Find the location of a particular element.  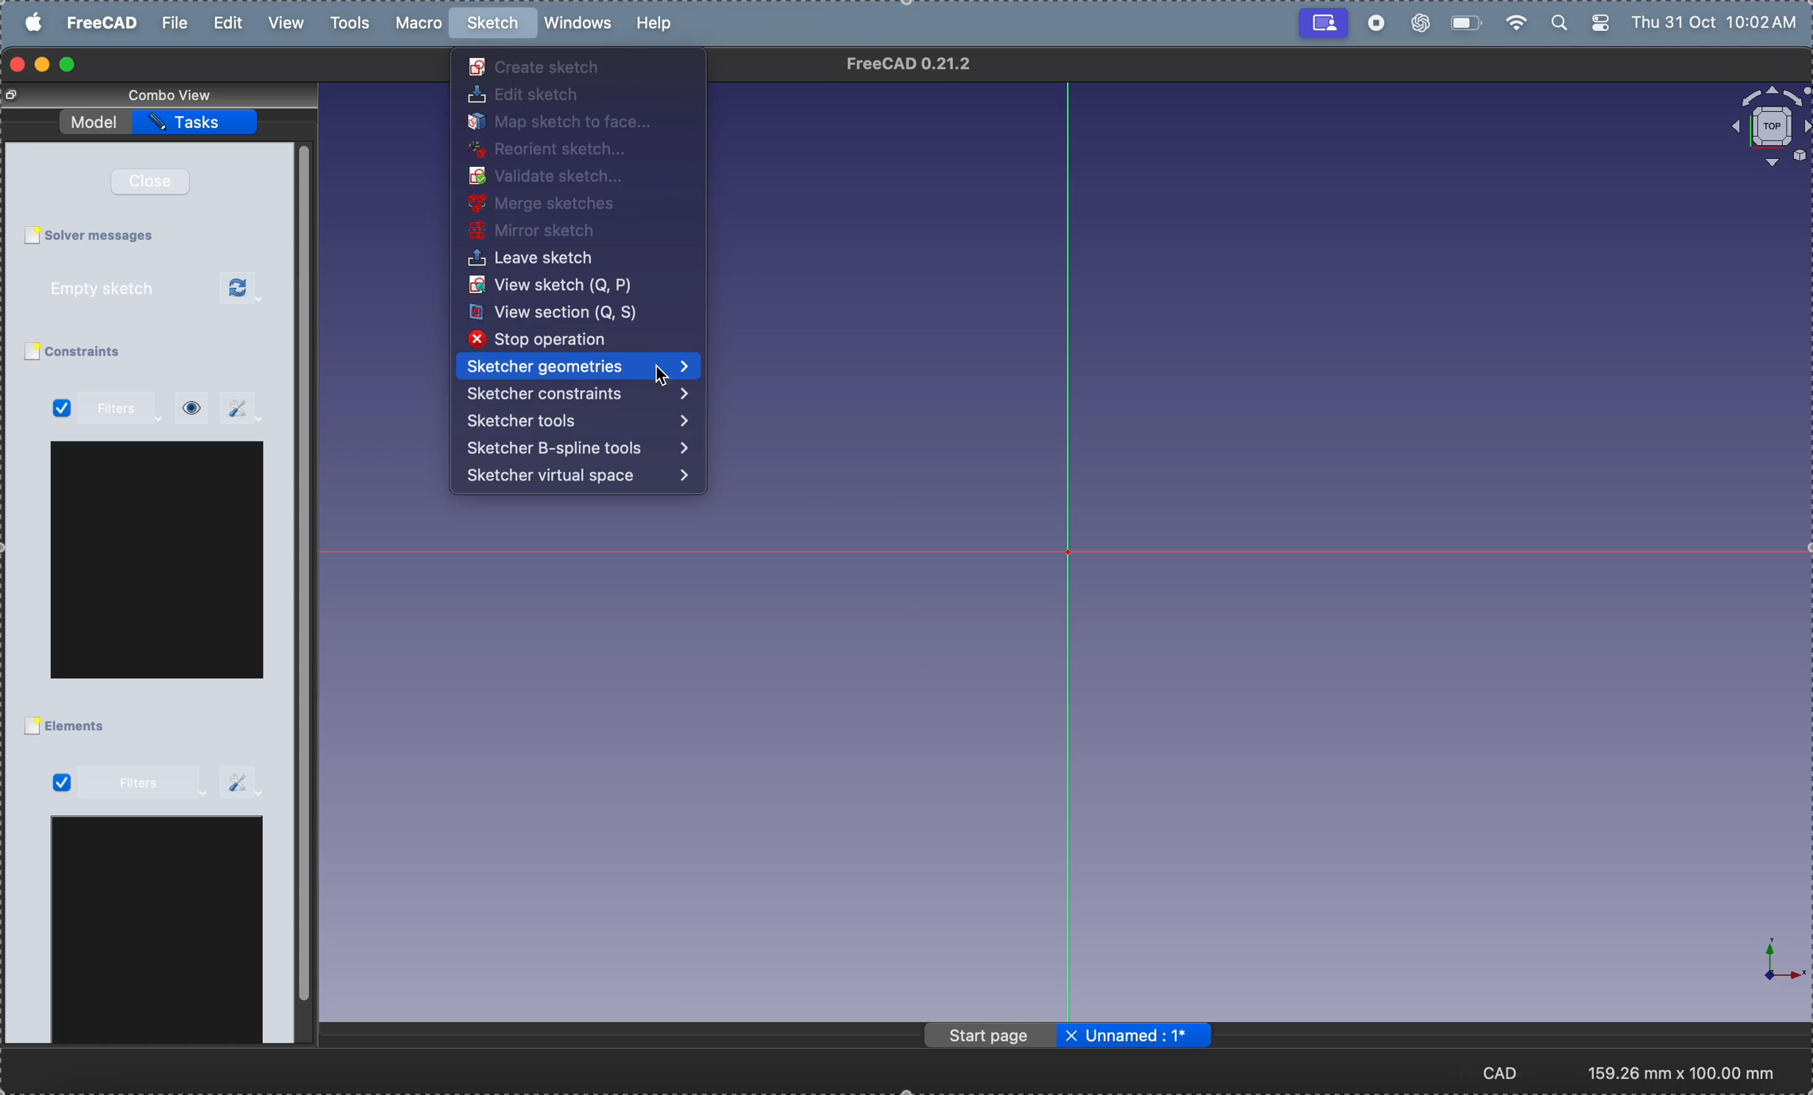

map sketch to face is located at coordinates (572, 124).